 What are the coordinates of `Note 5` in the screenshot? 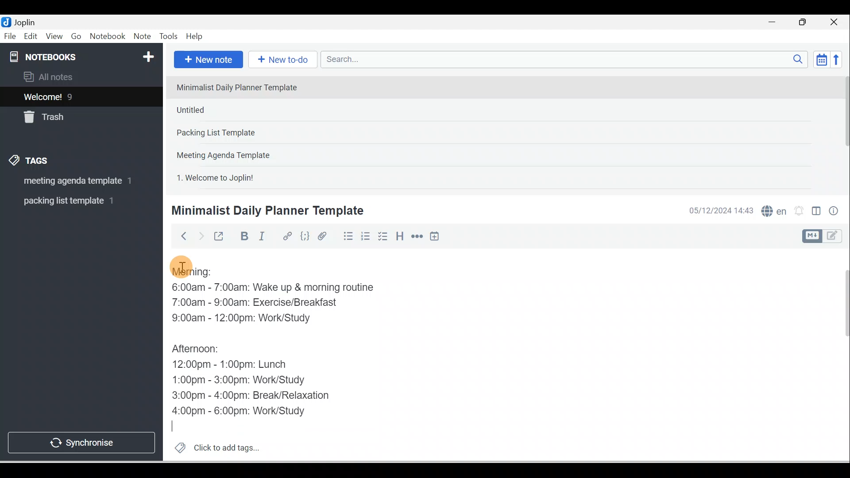 It's located at (247, 177).